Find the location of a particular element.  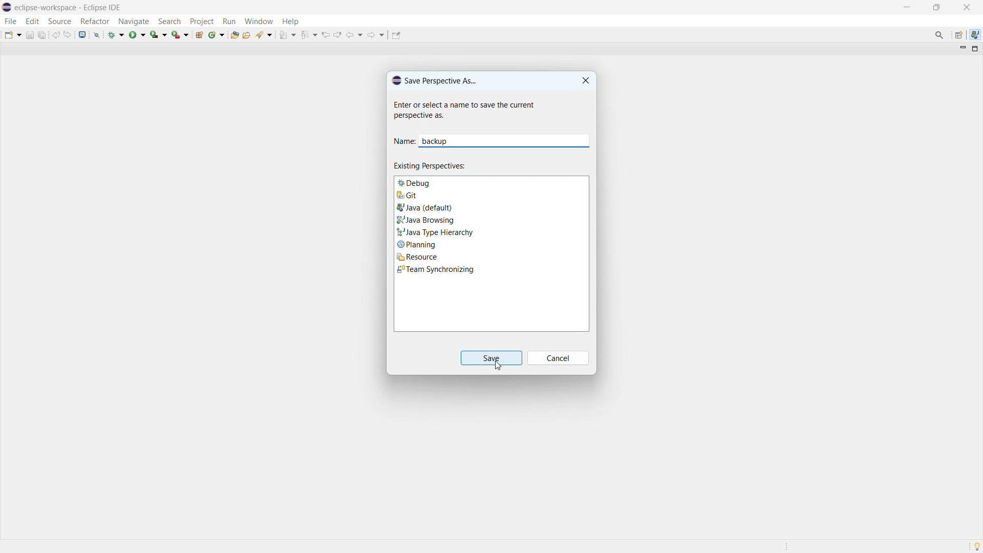

search is located at coordinates (264, 34).